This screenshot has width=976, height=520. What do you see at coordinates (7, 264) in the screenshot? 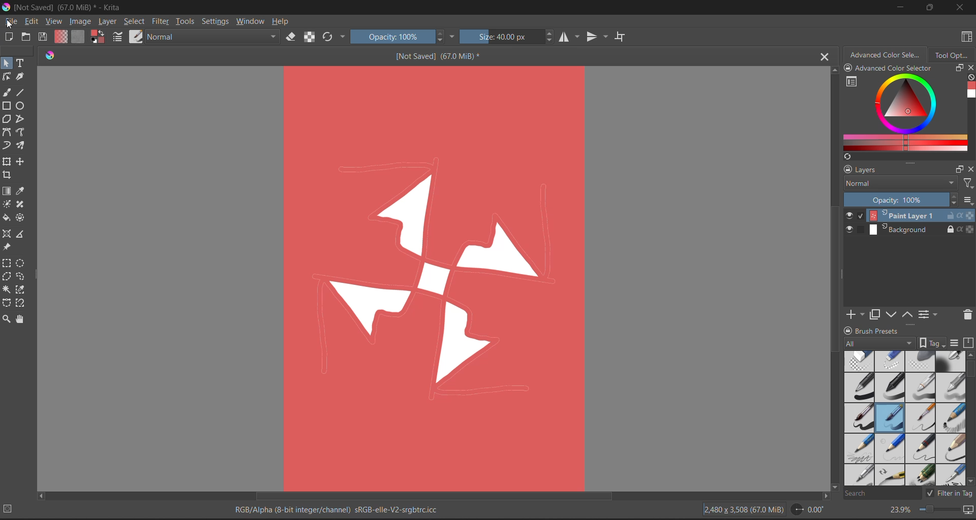
I see `tools` at bounding box center [7, 264].